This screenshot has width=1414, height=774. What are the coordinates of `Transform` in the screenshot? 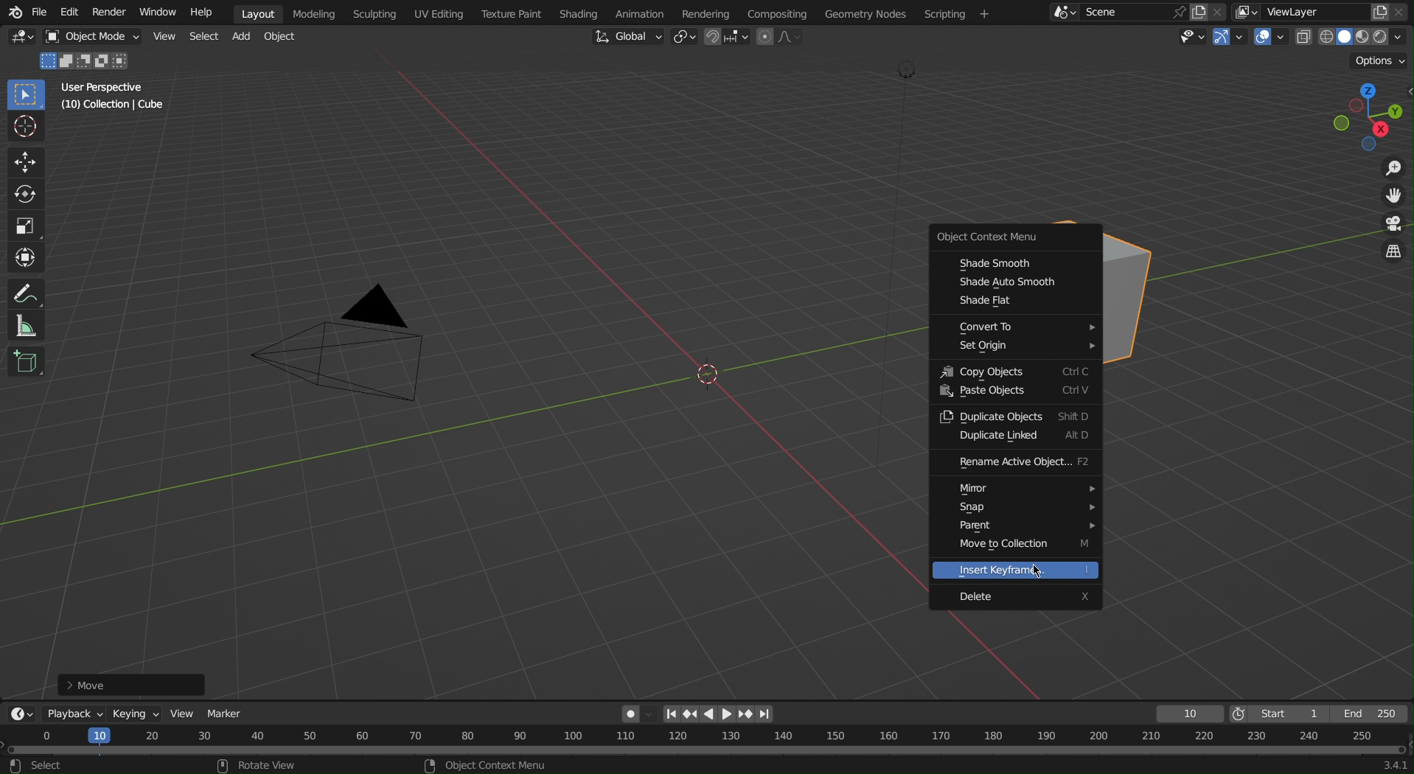 It's located at (26, 256).